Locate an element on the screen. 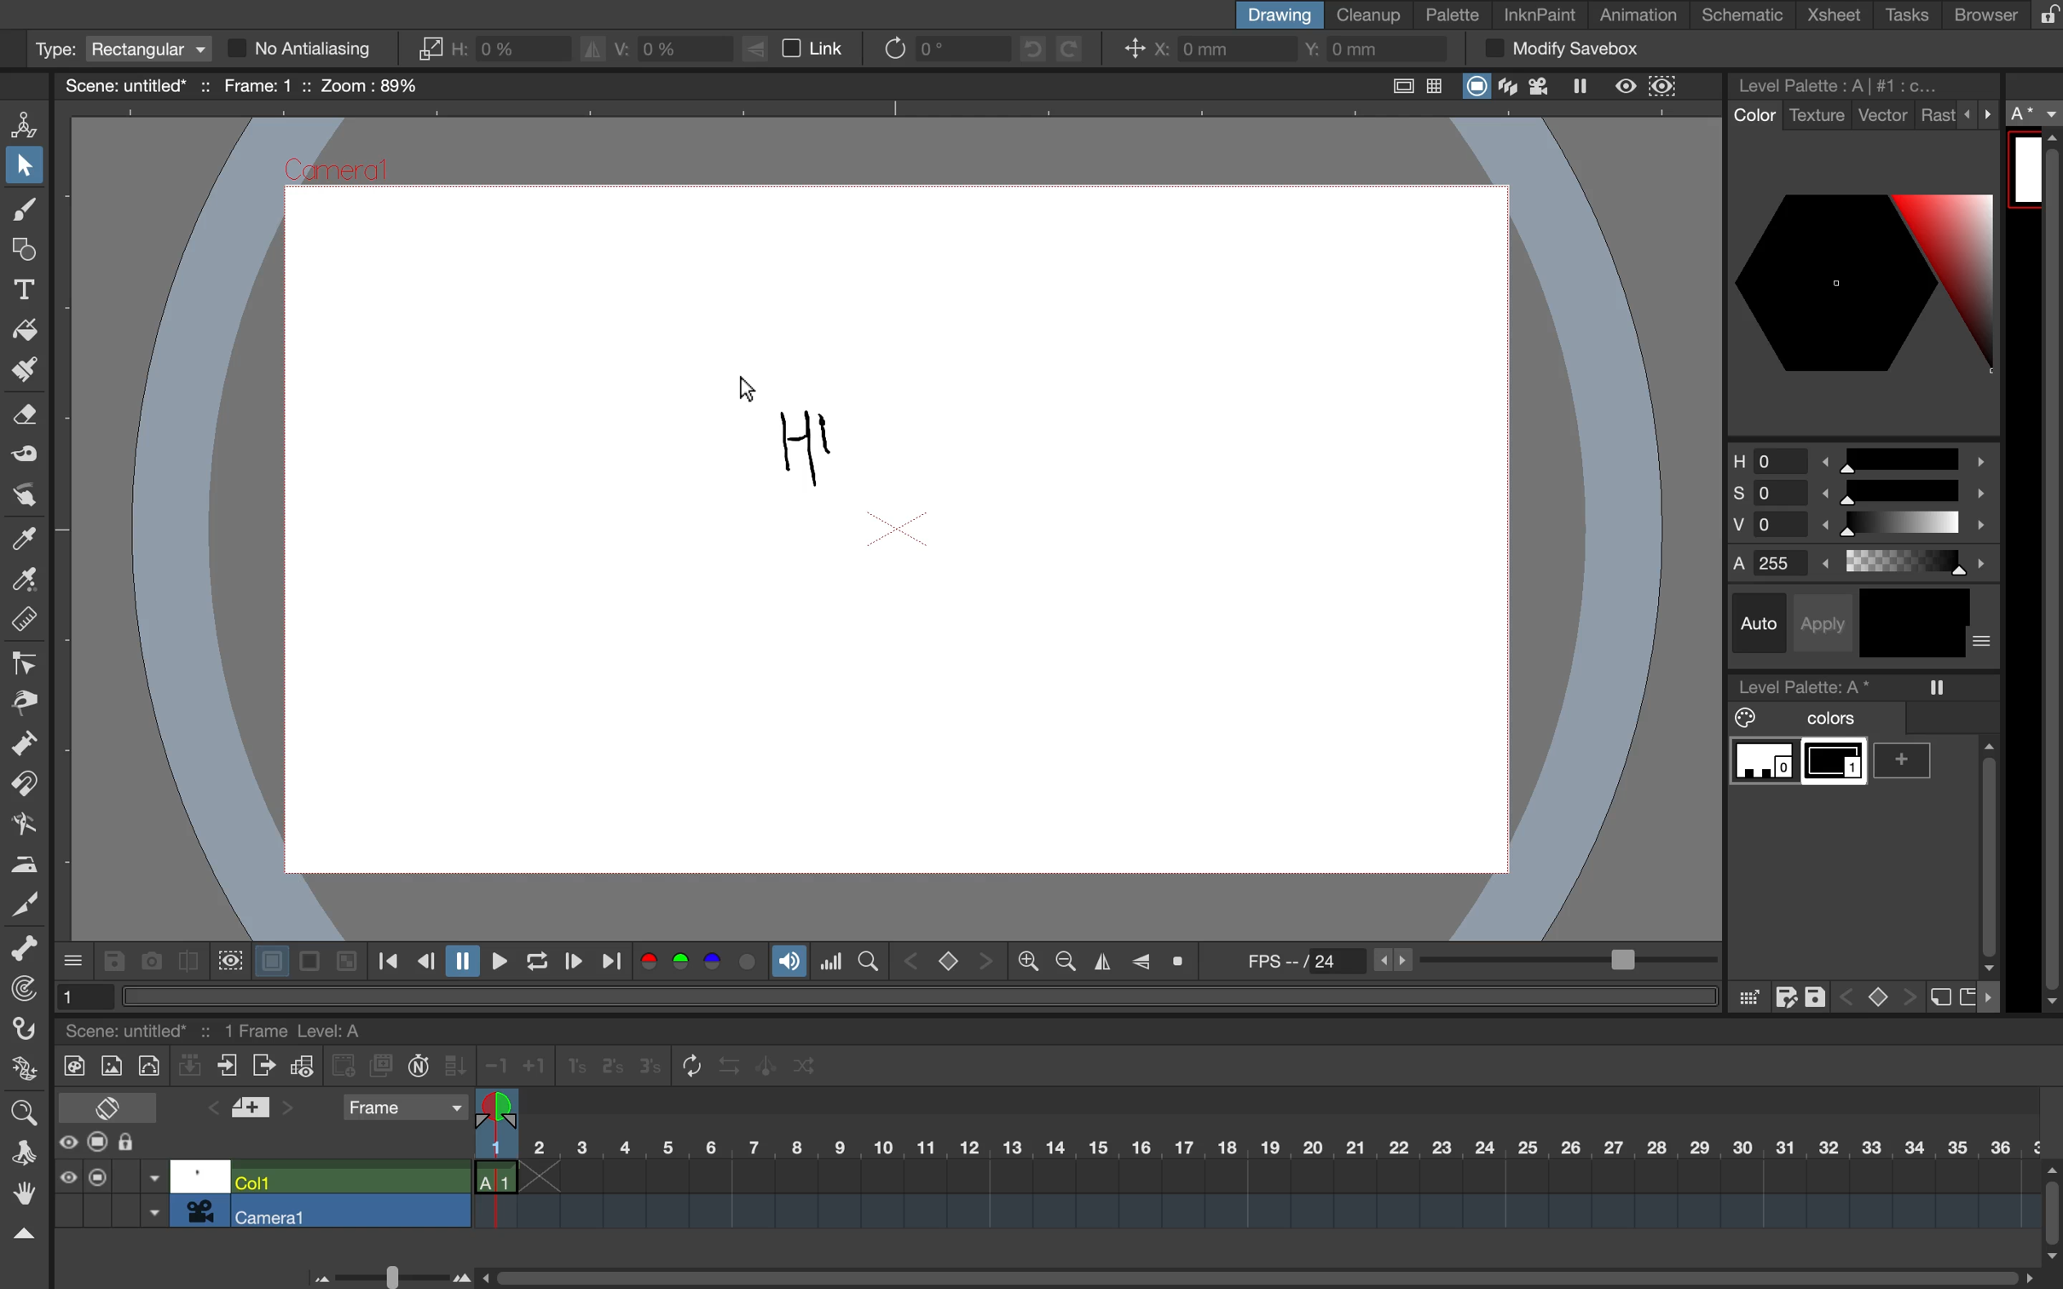 The height and width of the screenshot is (1289, 2063). rast is located at coordinates (1937, 117).